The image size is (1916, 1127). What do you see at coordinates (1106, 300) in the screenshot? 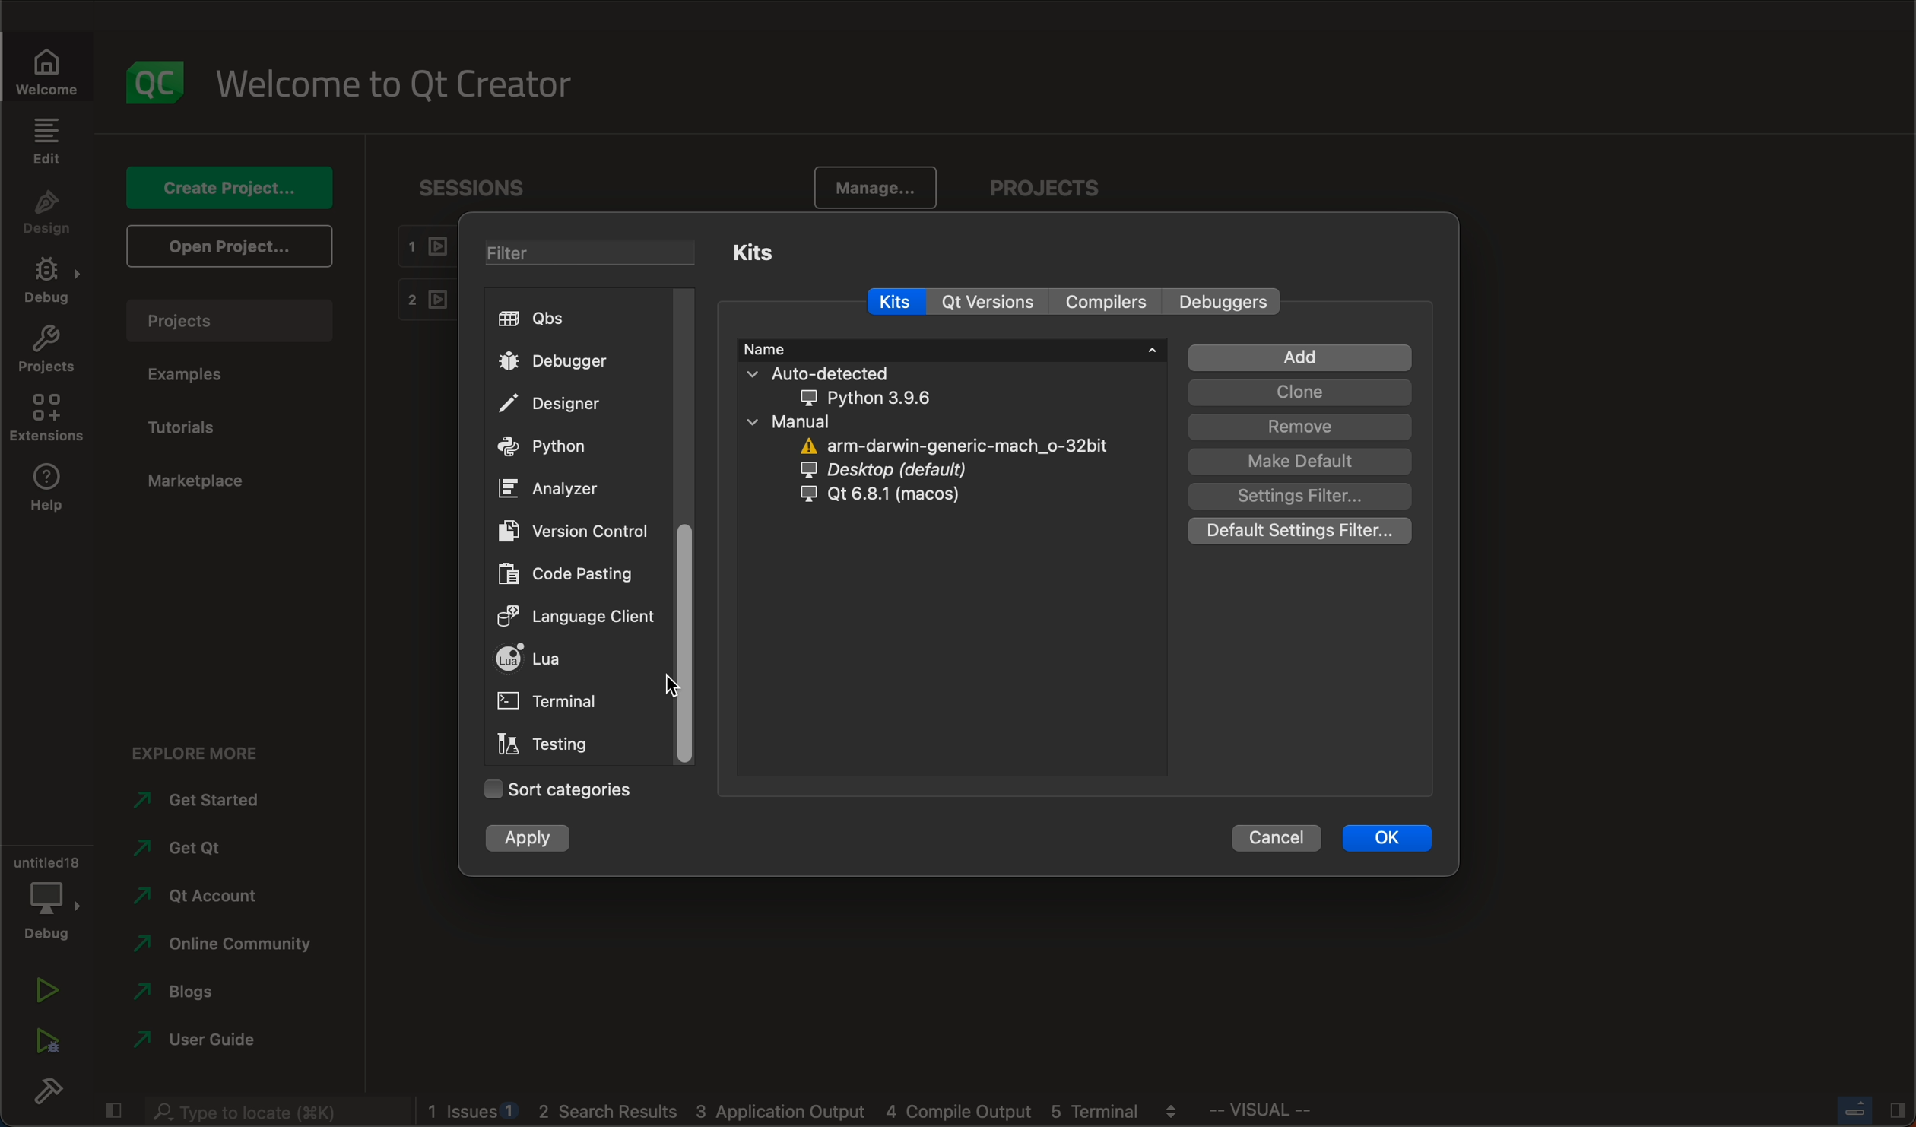
I see `compilers` at bounding box center [1106, 300].